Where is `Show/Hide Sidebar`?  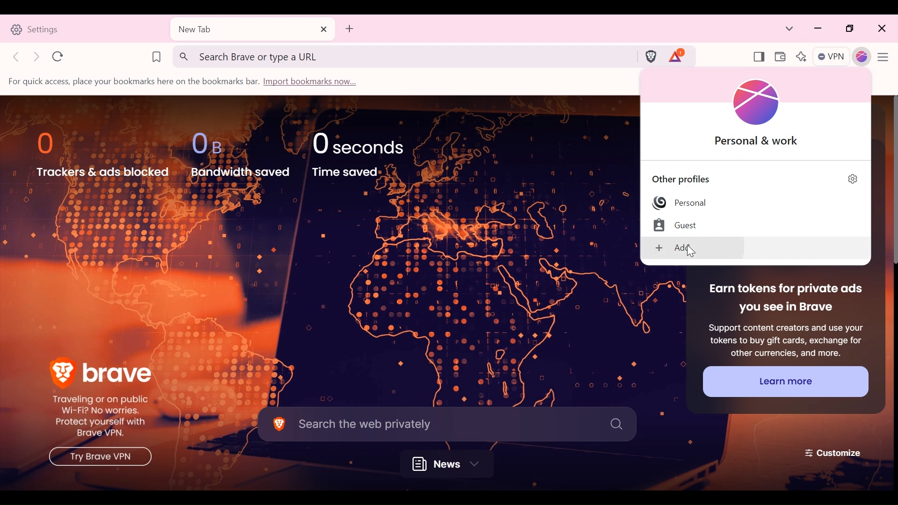 Show/Hide Sidebar is located at coordinates (759, 58).